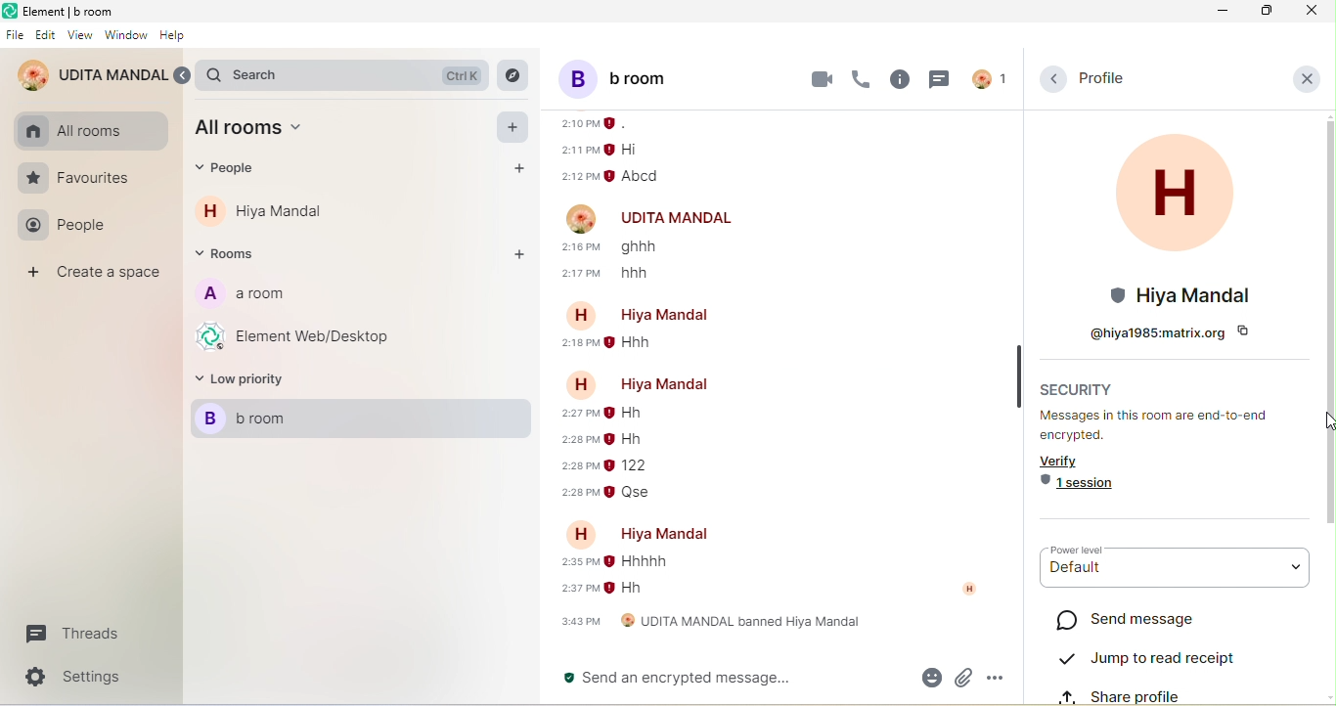 The height and width of the screenshot is (706, 1336). I want to click on settings, so click(83, 677).